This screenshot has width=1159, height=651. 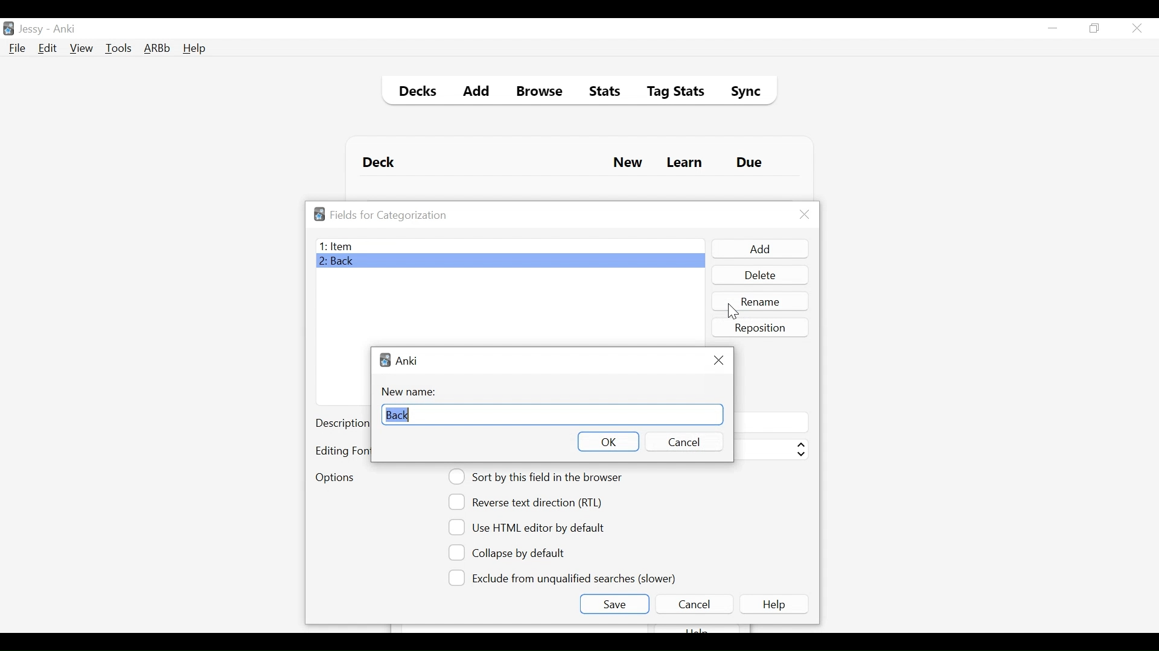 What do you see at coordinates (684, 163) in the screenshot?
I see `Learn` at bounding box center [684, 163].